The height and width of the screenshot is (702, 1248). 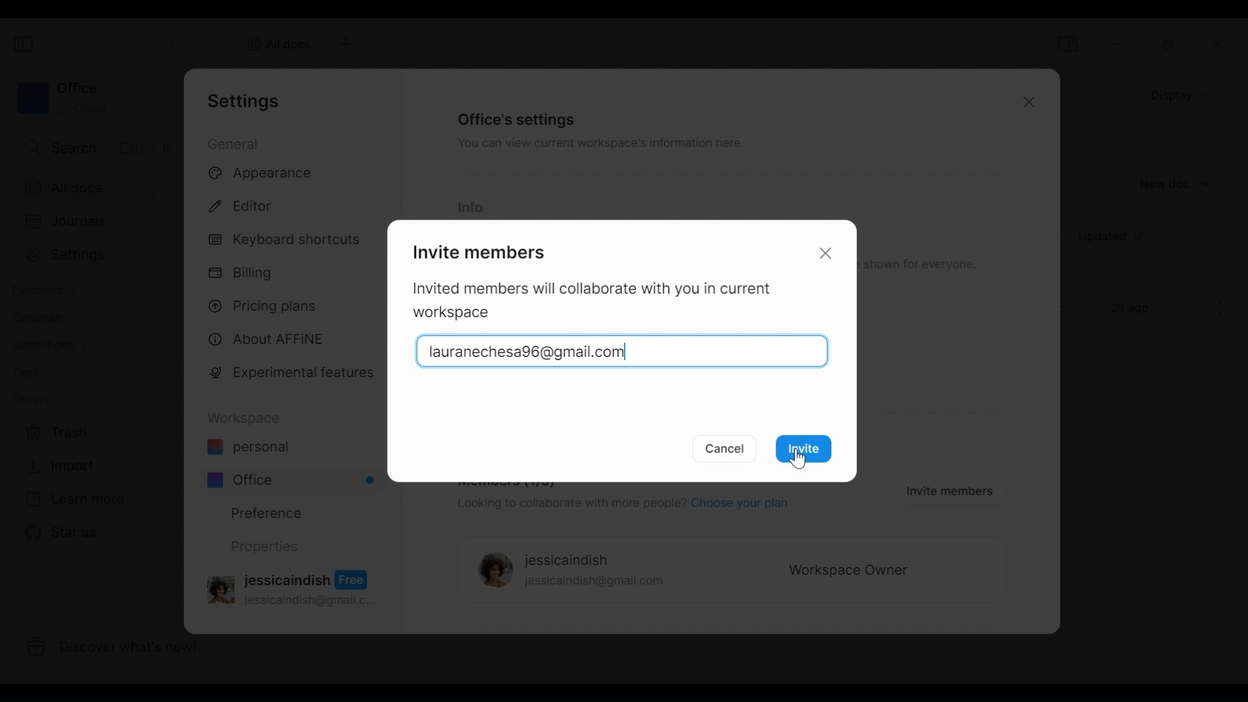 What do you see at coordinates (248, 418) in the screenshot?
I see `Workspace` at bounding box center [248, 418].